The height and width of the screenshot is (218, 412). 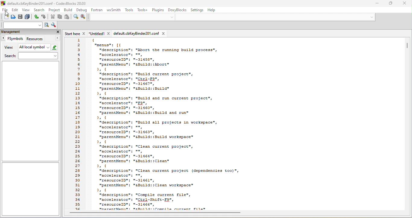 I want to click on build, so click(x=69, y=9).